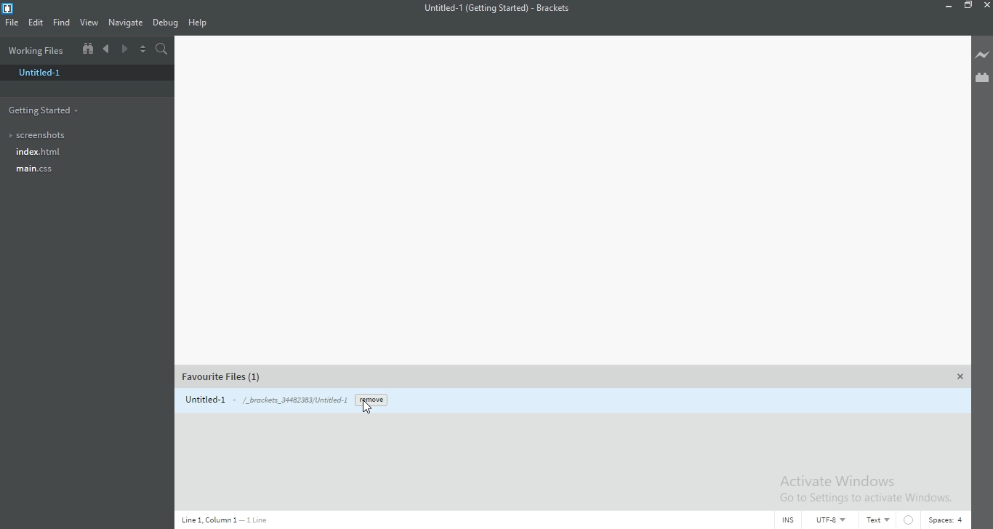  Describe the element at coordinates (168, 23) in the screenshot. I see `Debug` at that location.